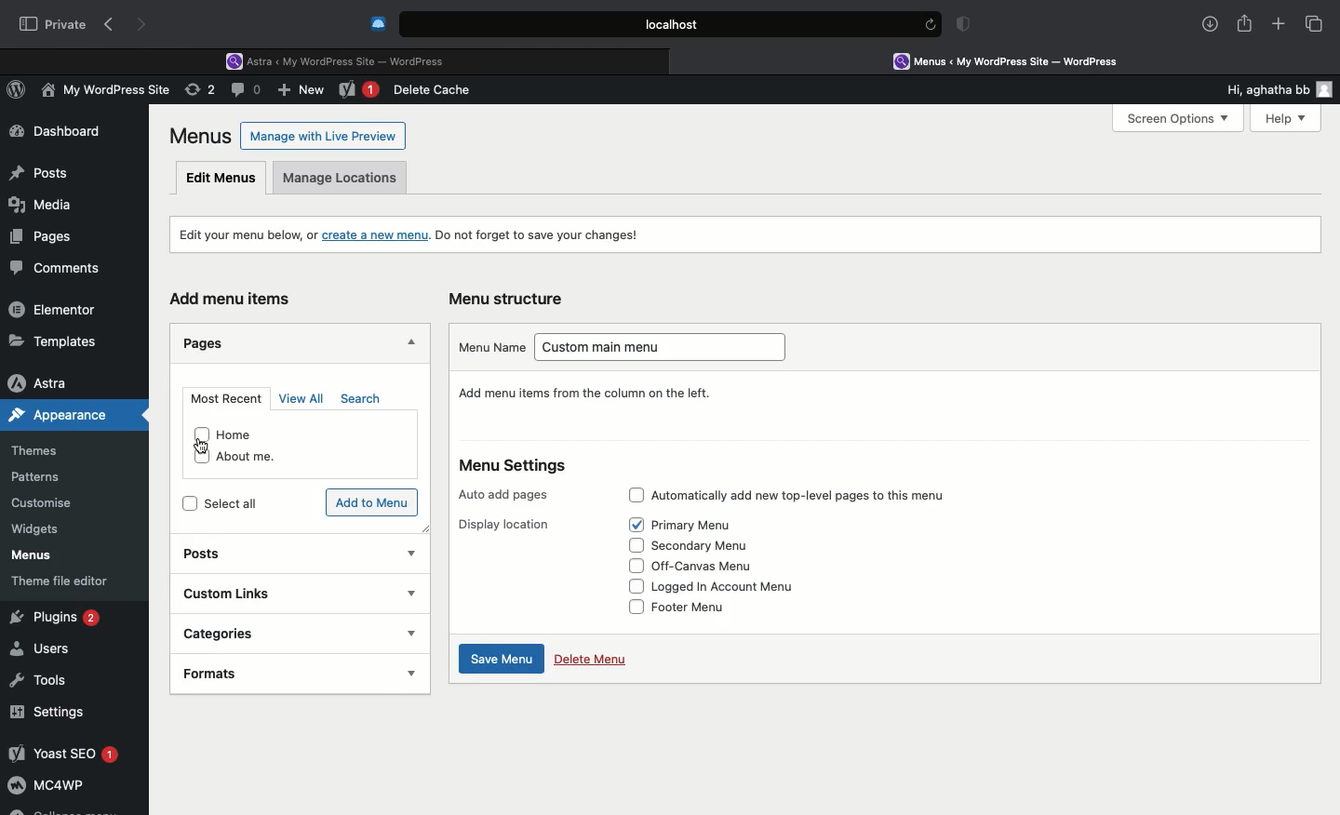 Image resolution: width=1340 pixels, height=815 pixels. Describe the element at coordinates (324, 135) in the screenshot. I see `Manage with Live Preview` at that location.